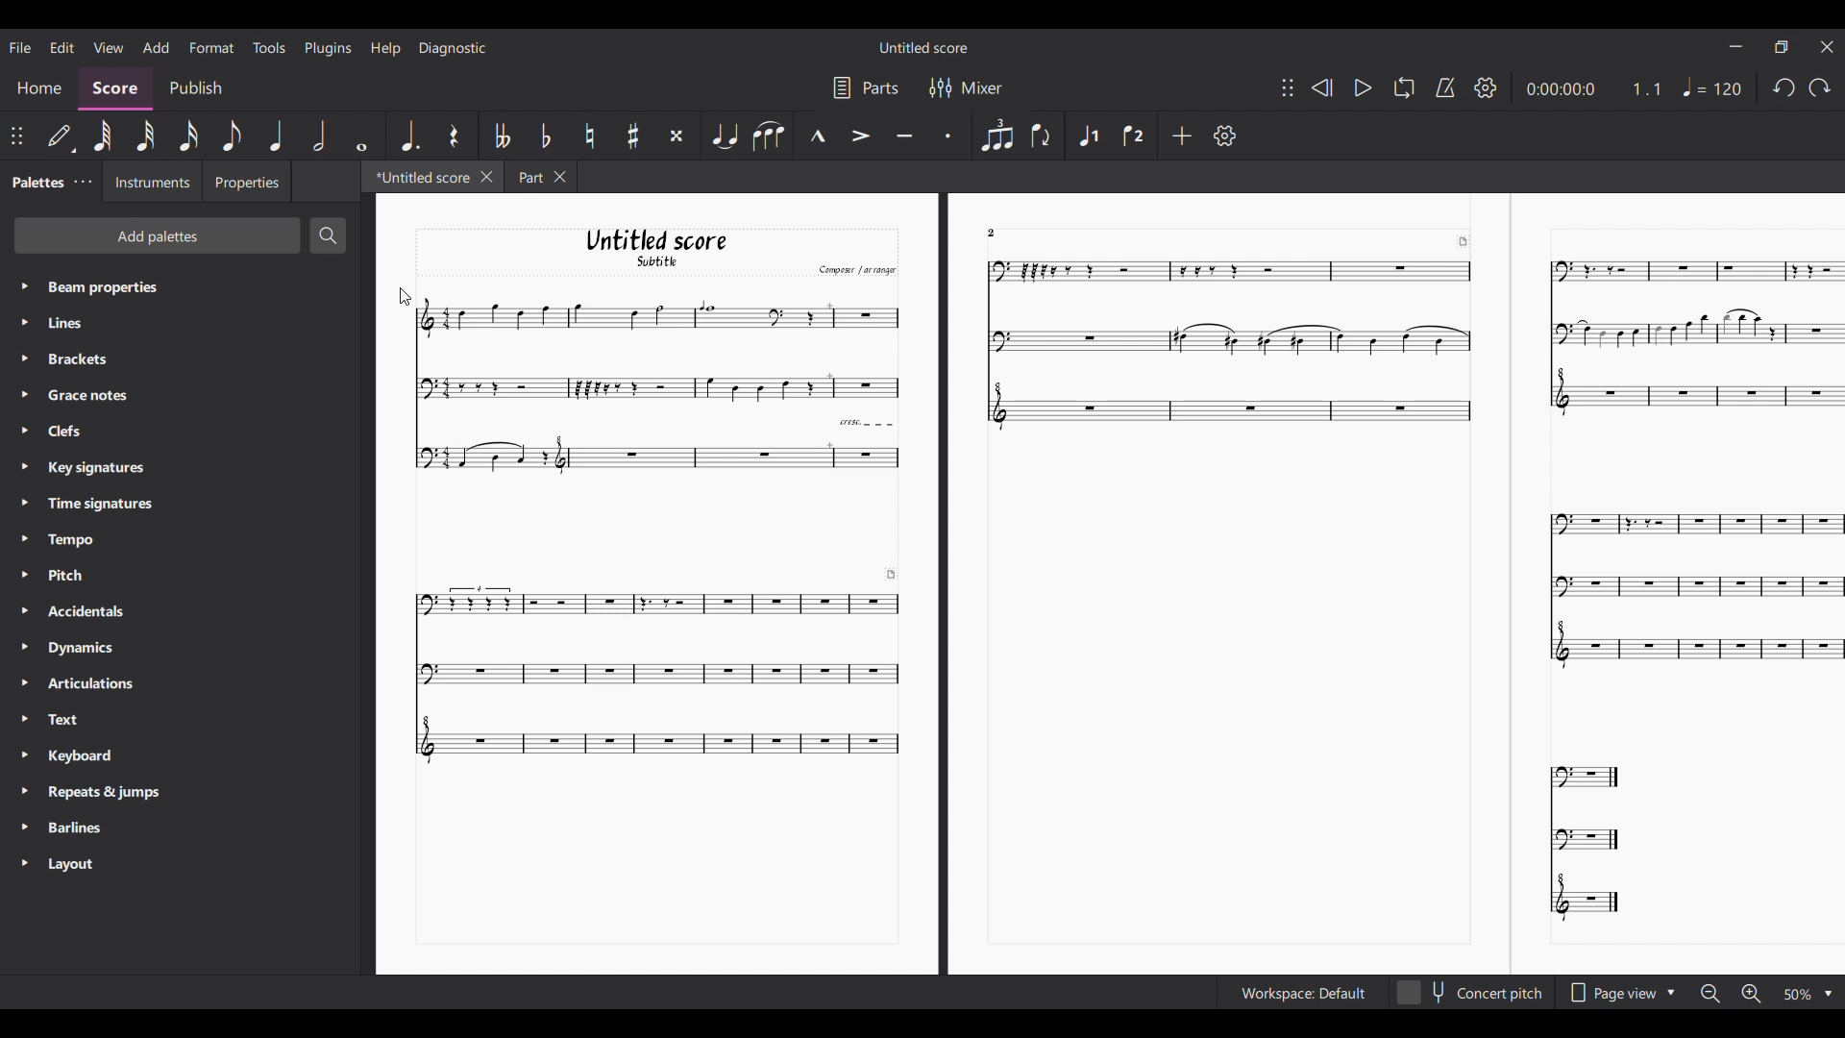  I want to click on Zoom options, so click(1797, 995).